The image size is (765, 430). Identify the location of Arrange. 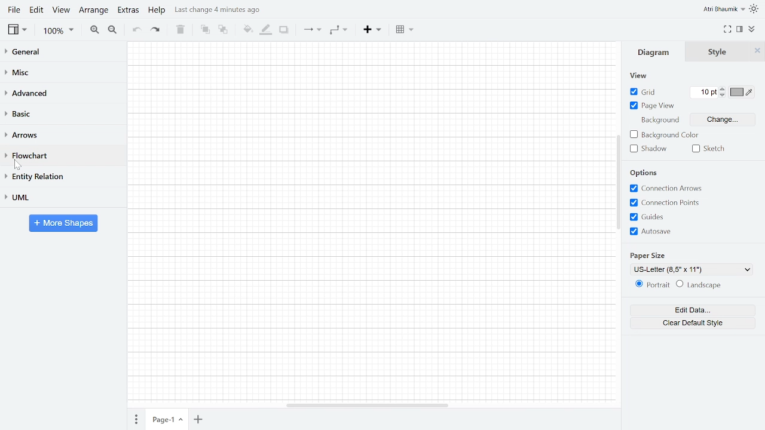
(94, 11).